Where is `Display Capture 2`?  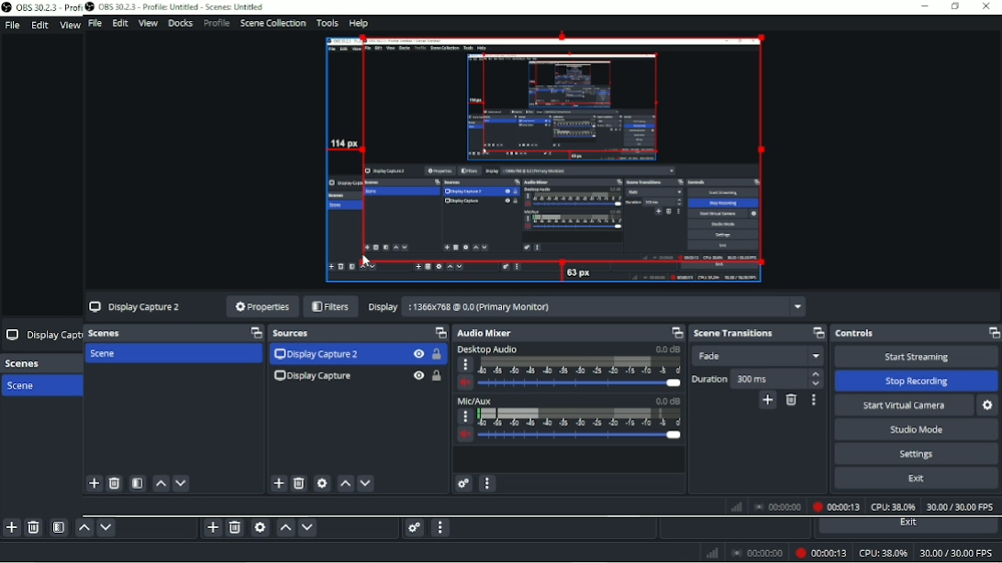 Display Capture 2 is located at coordinates (137, 306).